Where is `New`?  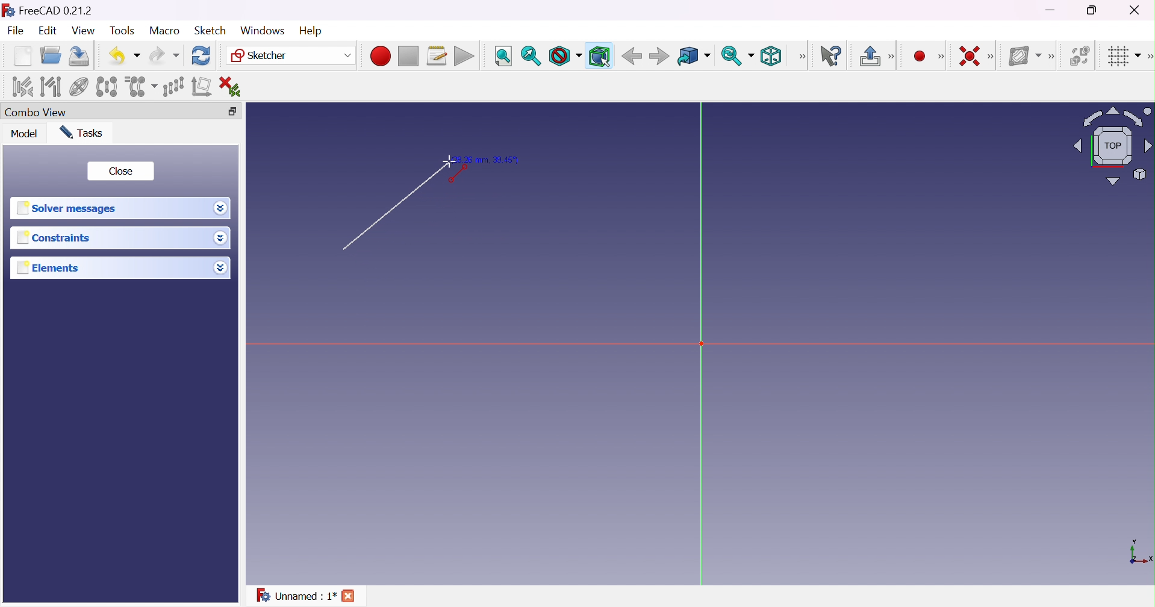
New is located at coordinates (22, 58).